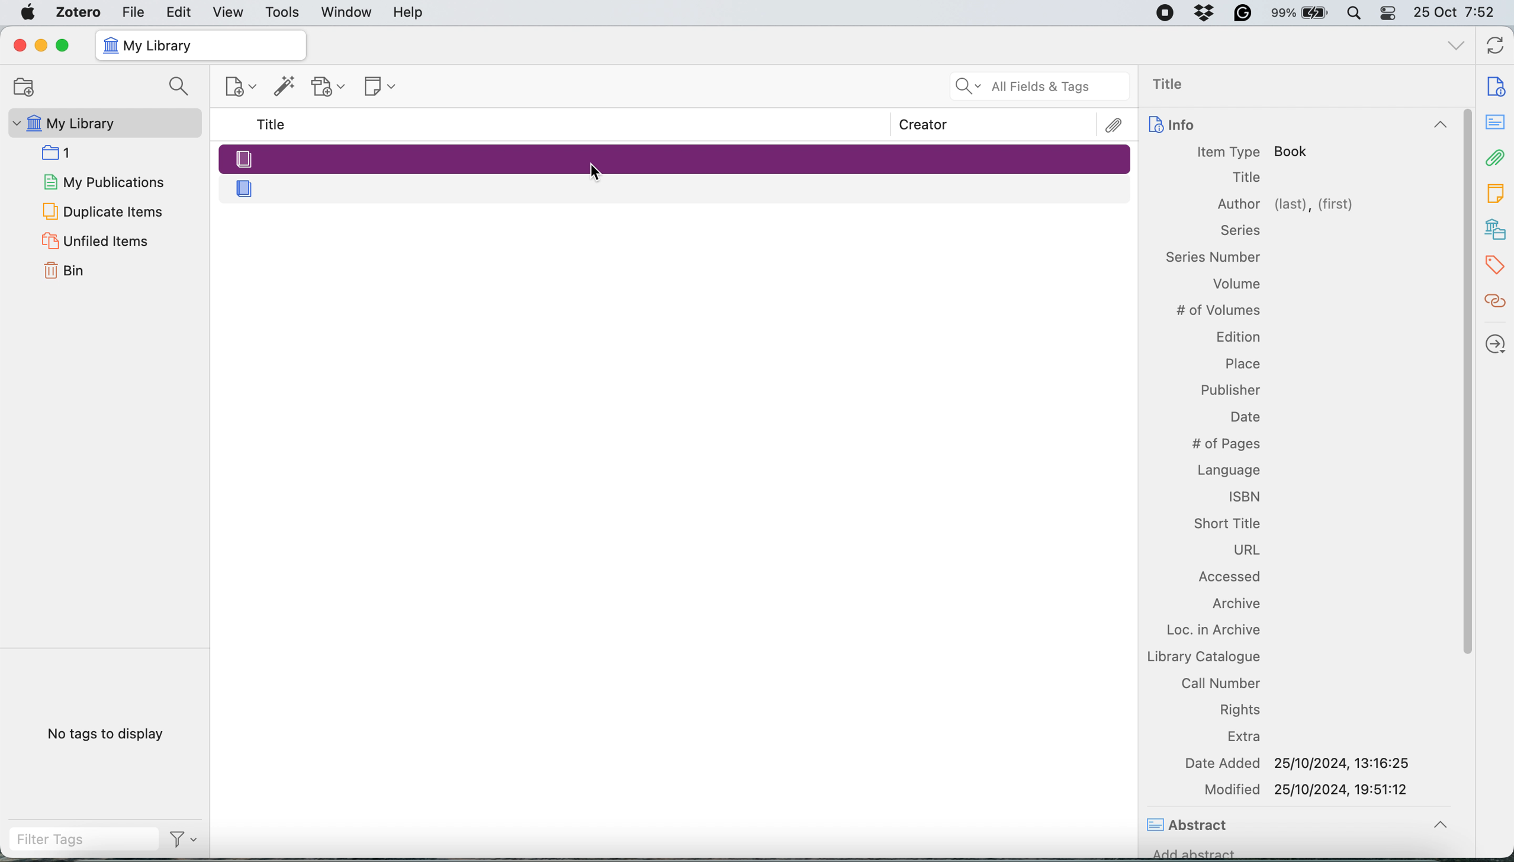 The width and height of the screenshot is (1514, 862). Describe the element at coordinates (1247, 551) in the screenshot. I see `URL` at that location.